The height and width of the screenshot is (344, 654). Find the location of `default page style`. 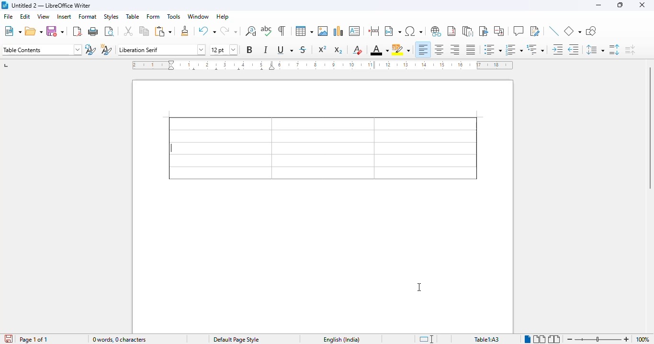

default page style is located at coordinates (237, 340).